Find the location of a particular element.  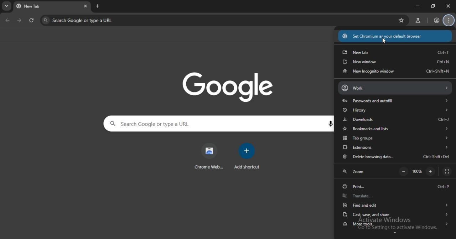

extensions is located at coordinates (395, 148).